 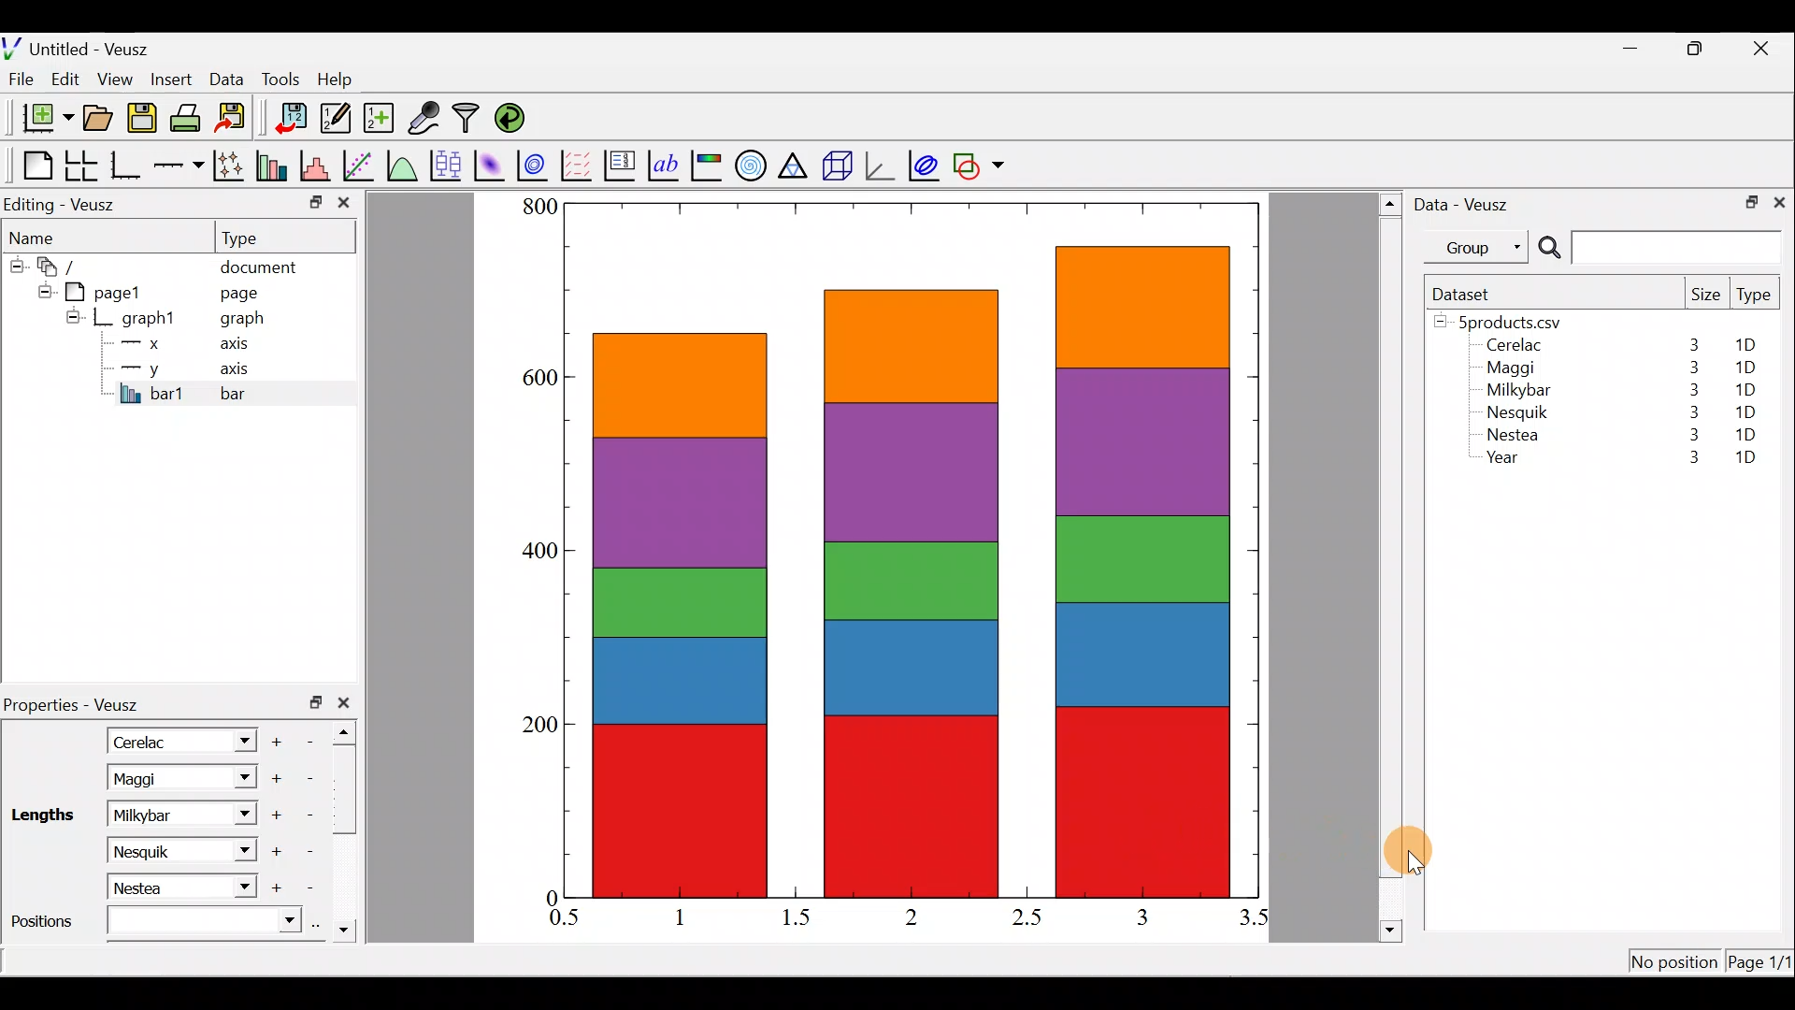 What do you see at coordinates (1752, 345) in the screenshot?
I see `1D` at bounding box center [1752, 345].